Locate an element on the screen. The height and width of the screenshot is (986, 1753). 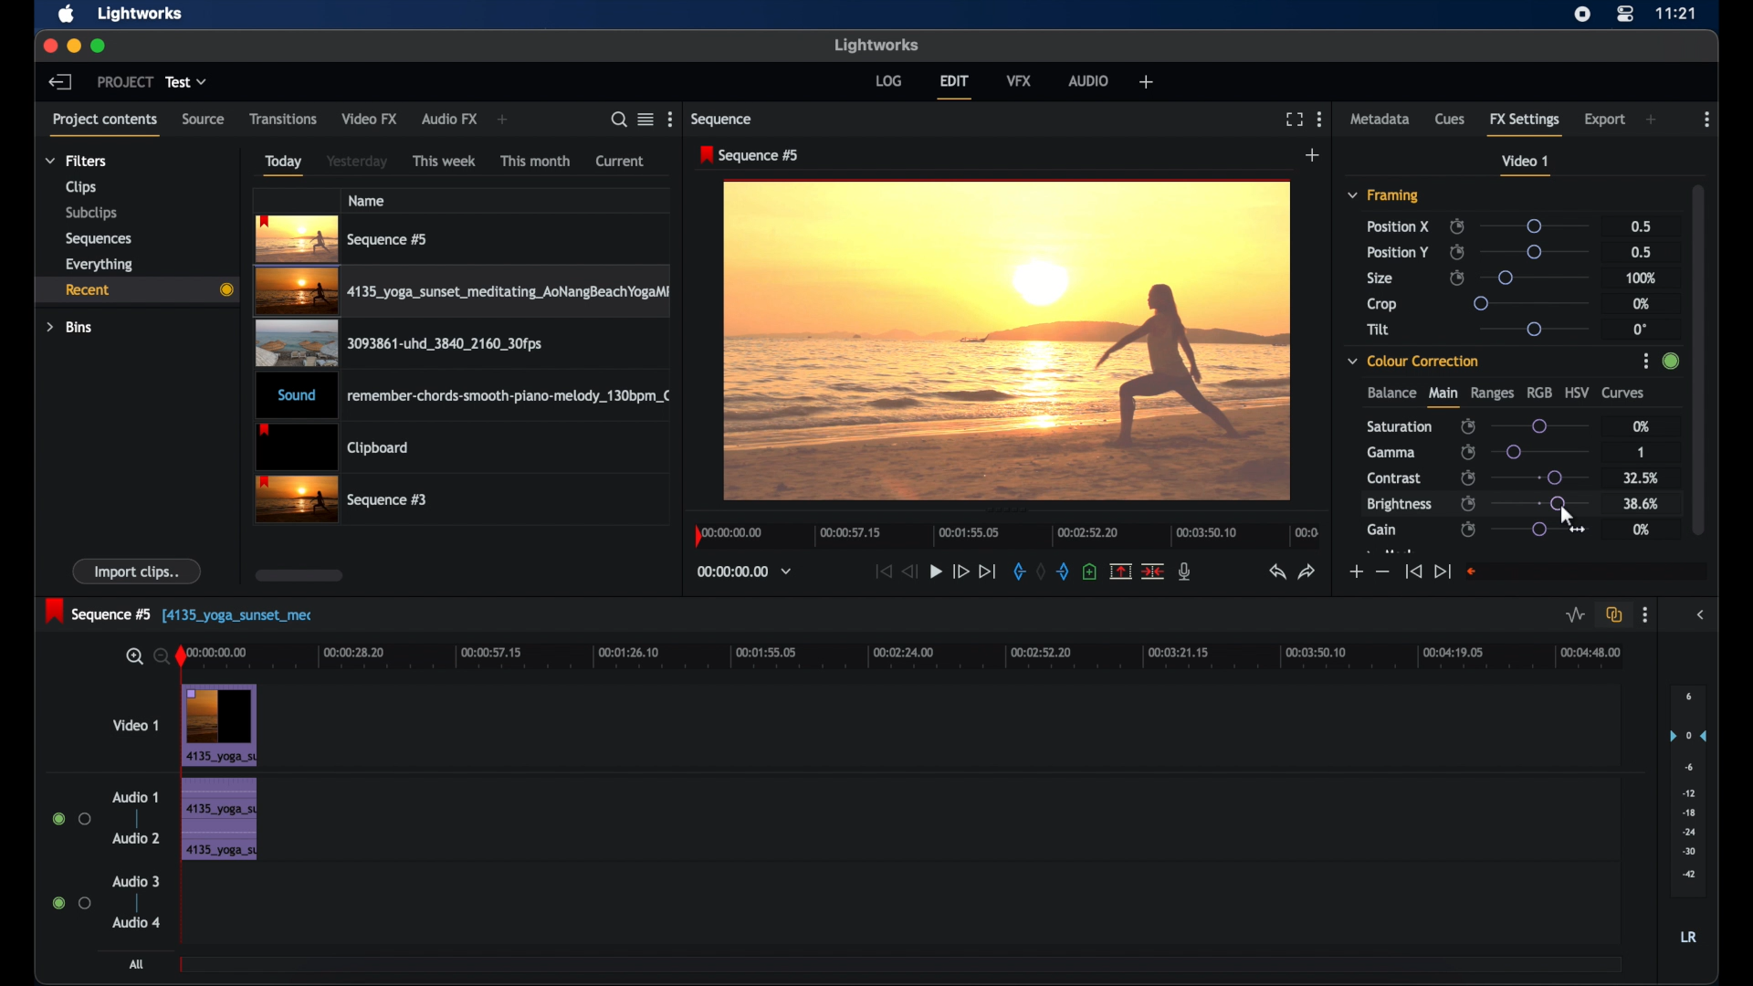
jump to start is located at coordinates (881, 571).